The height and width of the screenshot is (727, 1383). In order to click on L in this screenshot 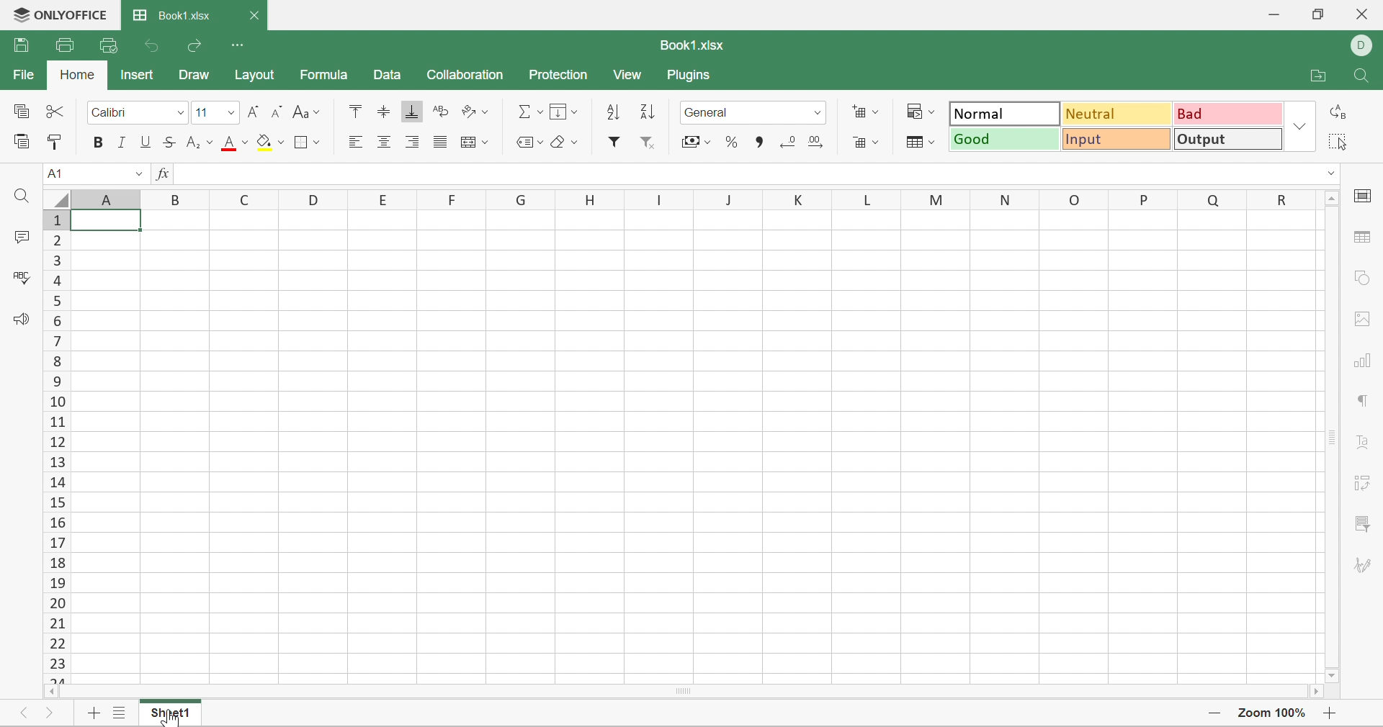, I will do `click(856, 199)`.